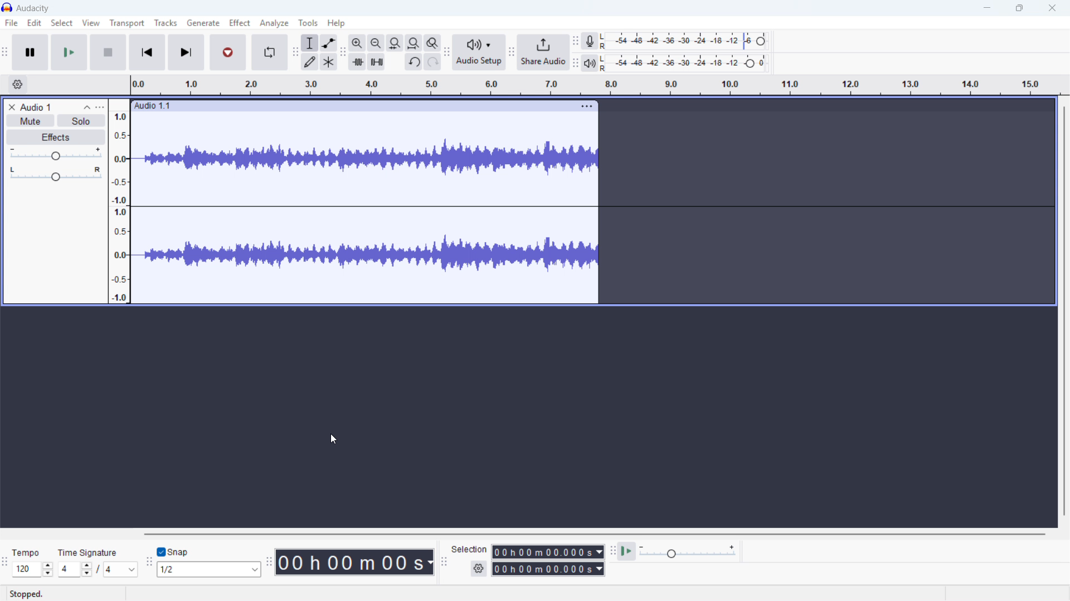  I want to click on Recording level , so click(688, 41).